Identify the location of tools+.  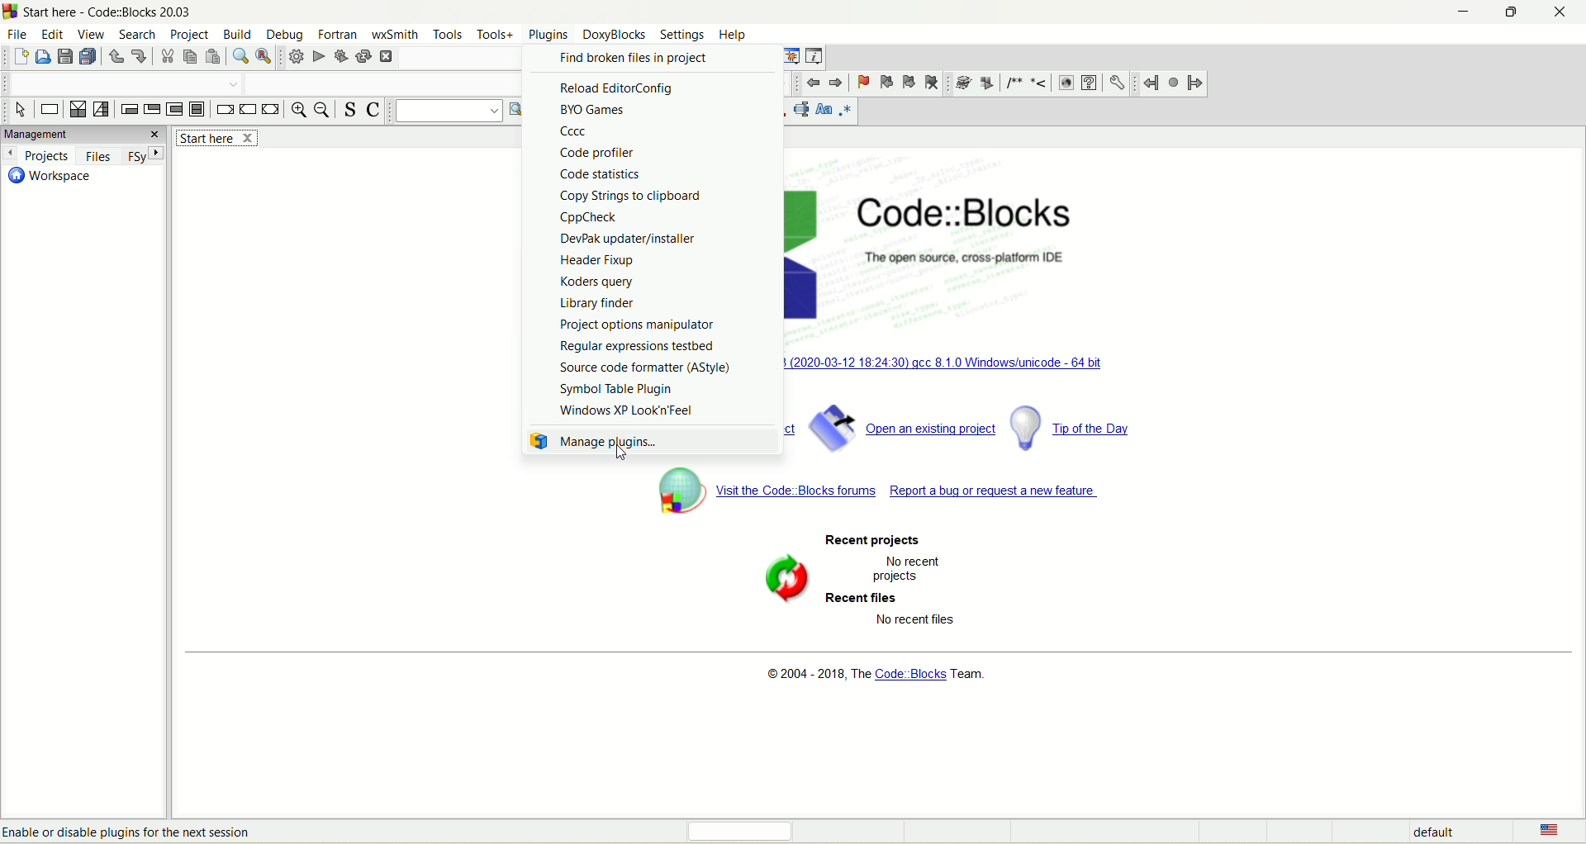
(497, 35).